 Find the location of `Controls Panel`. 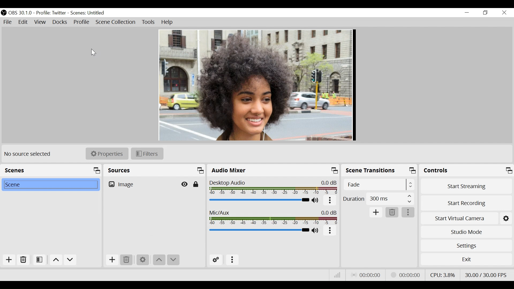

Controls Panel is located at coordinates (467, 170).